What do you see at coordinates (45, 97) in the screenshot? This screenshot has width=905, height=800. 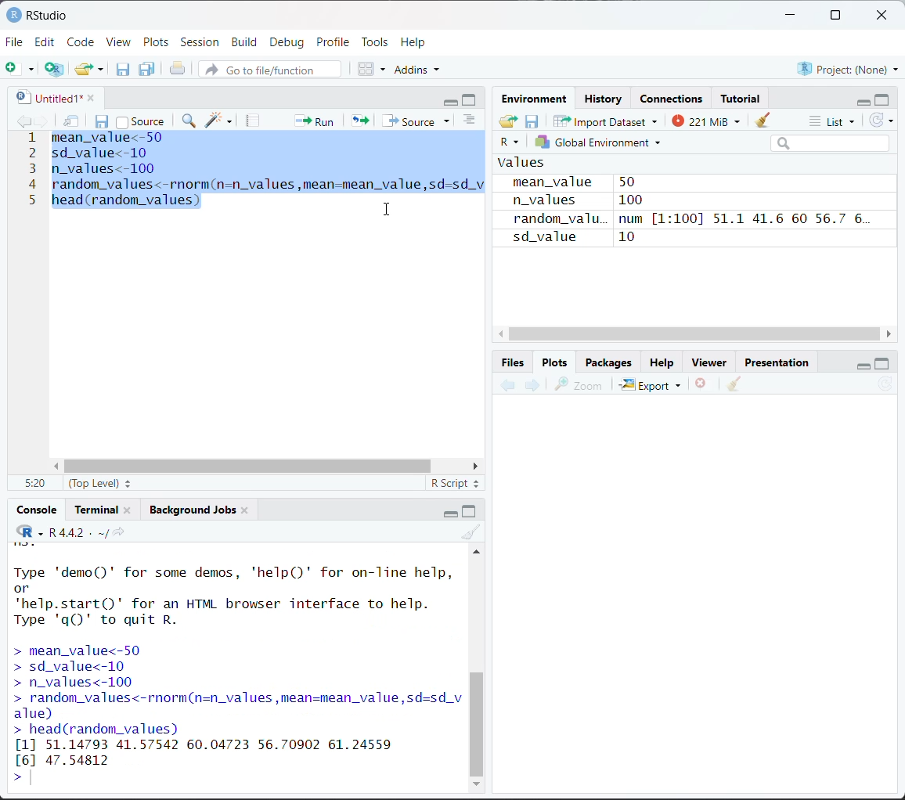 I see `untitled1` at bounding box center [45, 97].